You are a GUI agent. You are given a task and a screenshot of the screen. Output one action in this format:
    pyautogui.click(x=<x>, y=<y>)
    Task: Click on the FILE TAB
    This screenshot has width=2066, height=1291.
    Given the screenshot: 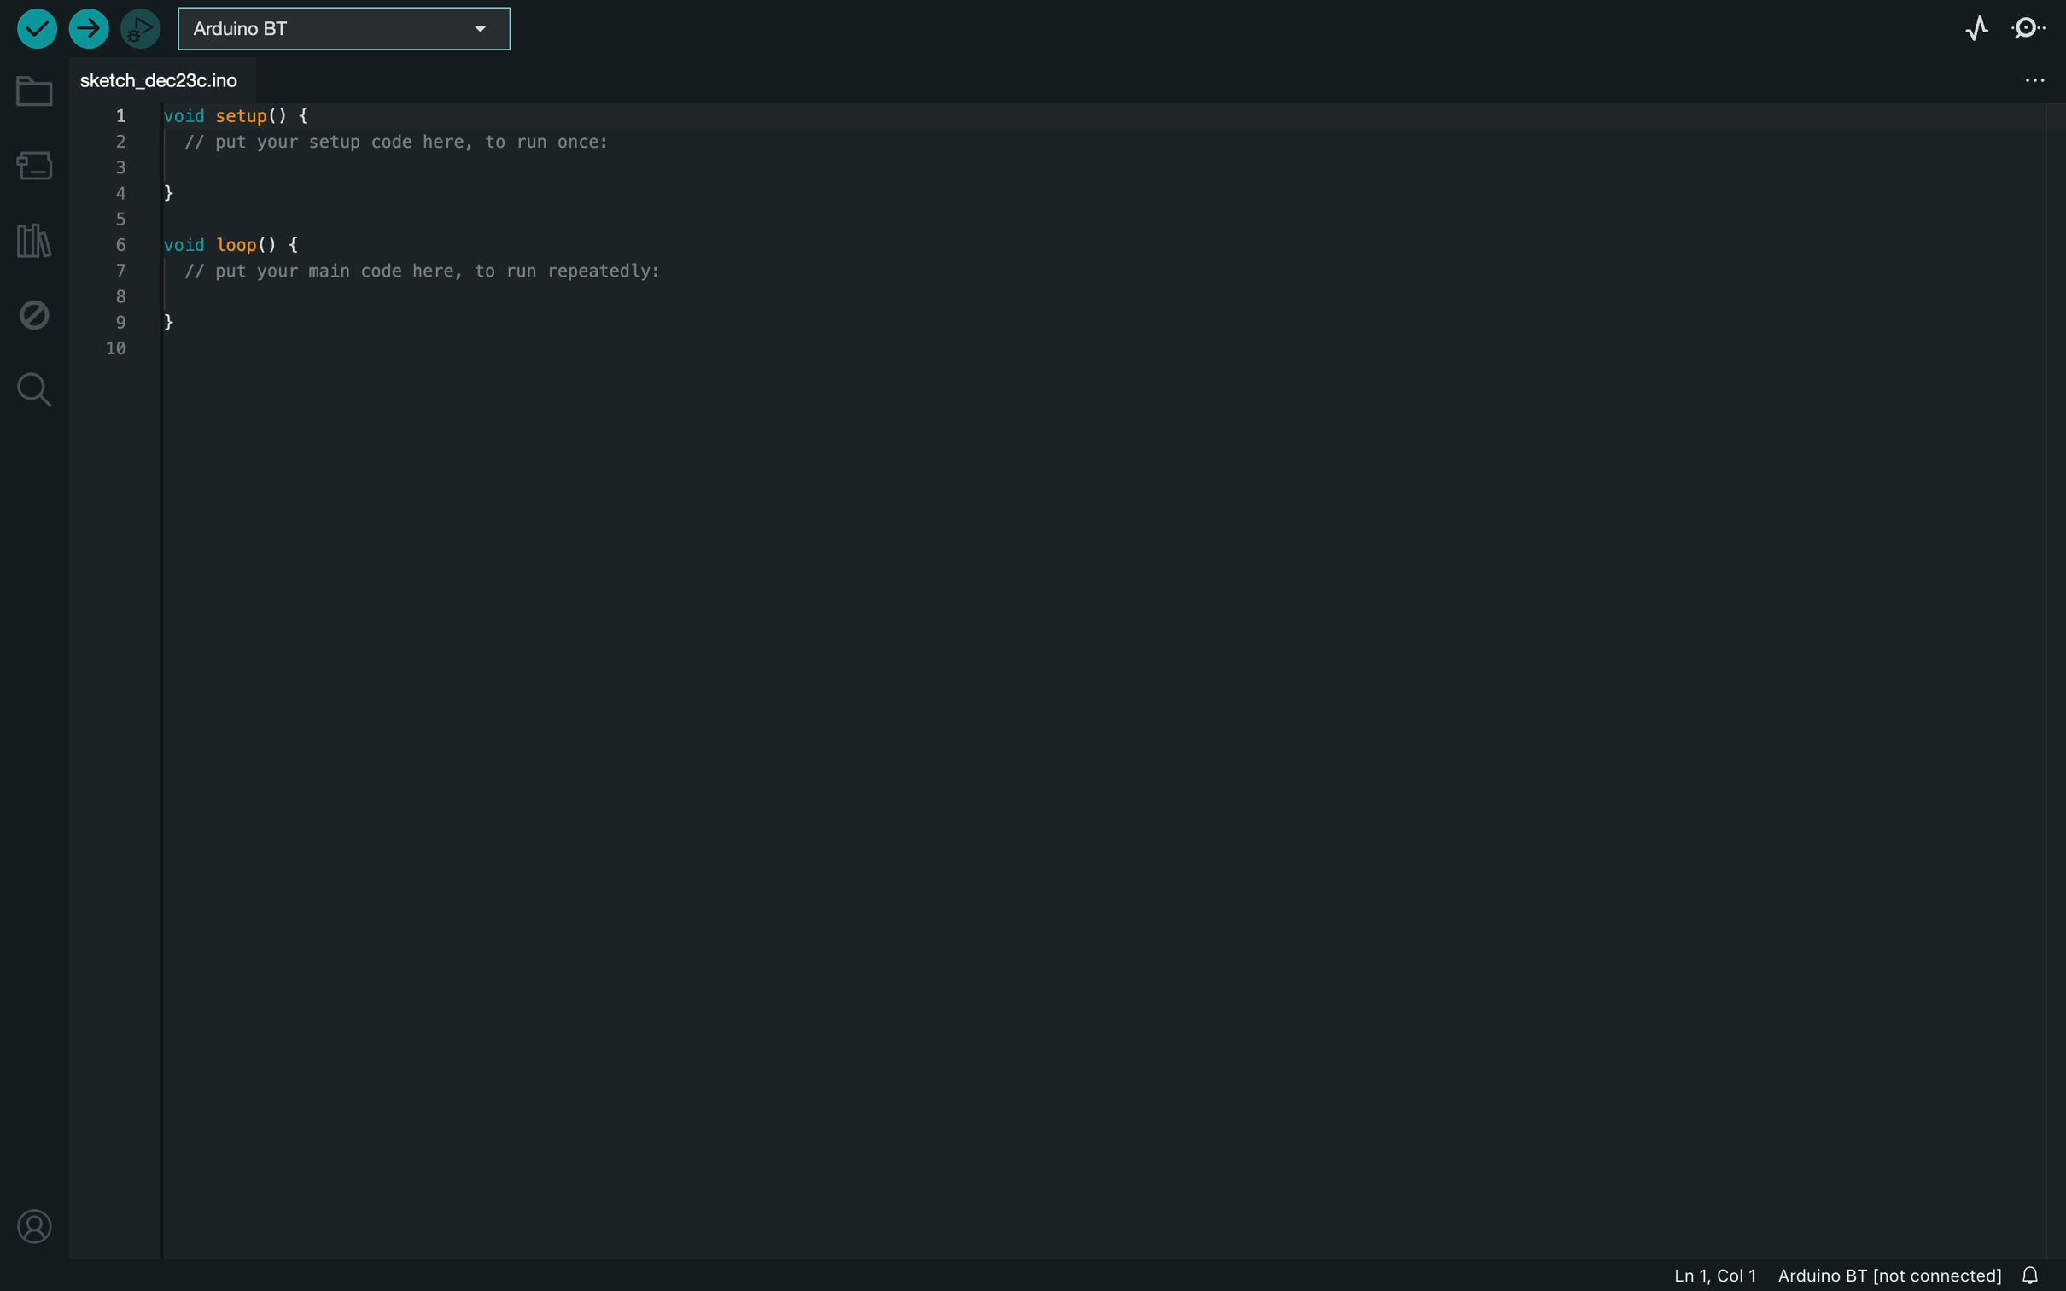 What is the action you would take?
    pyautogui.click(x=171, y=84)
    